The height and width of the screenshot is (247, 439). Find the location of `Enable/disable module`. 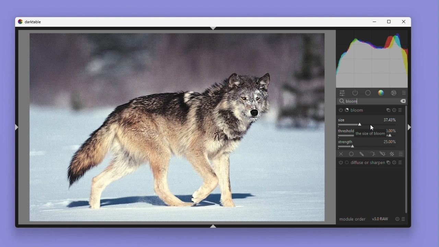

Enable/disable module is located at coordinates (341, 163).